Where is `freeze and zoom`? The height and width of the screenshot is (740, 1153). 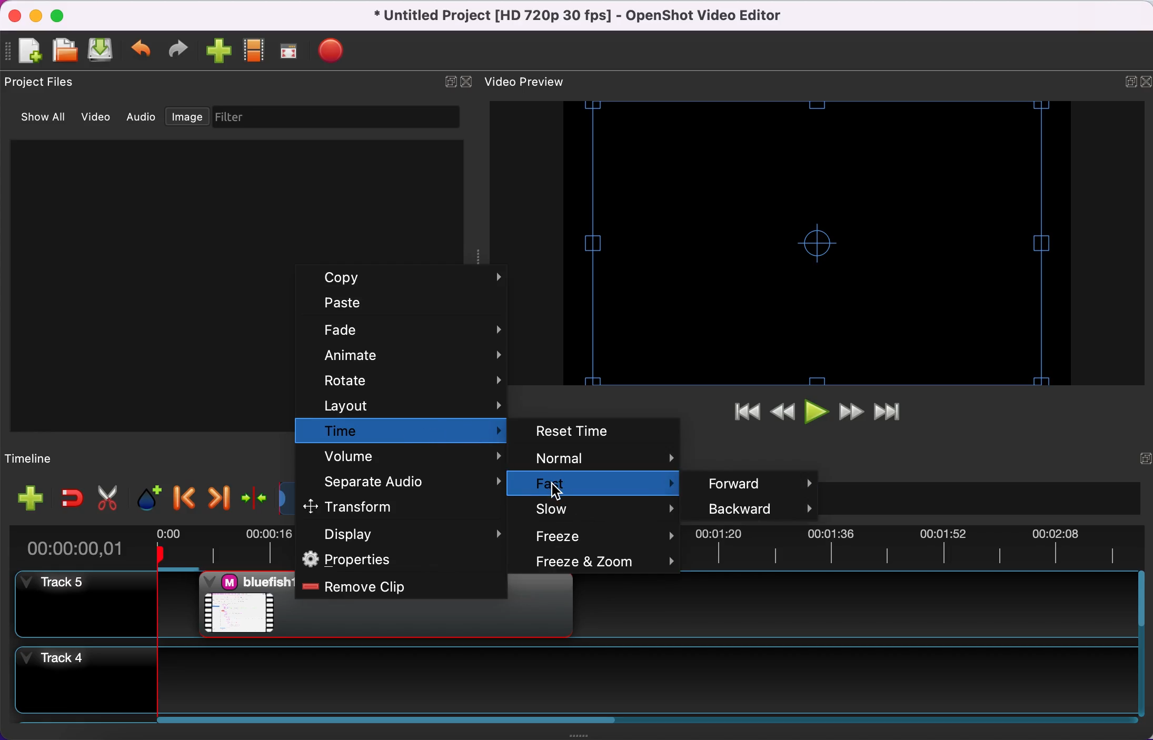 freeze and zoom is located at coordinates (603, 562).